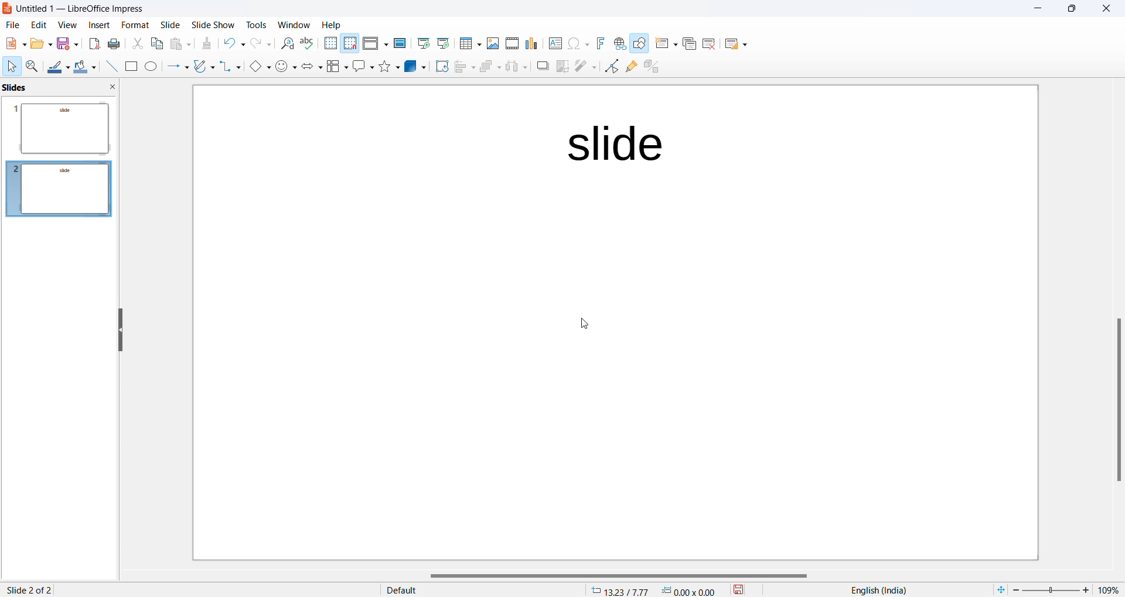 This screenshot has width=1125, height=597. What do you see at coordinates (285, 44) in the screenshot?
I see `Find and replace` at bounding box center [285, 44].